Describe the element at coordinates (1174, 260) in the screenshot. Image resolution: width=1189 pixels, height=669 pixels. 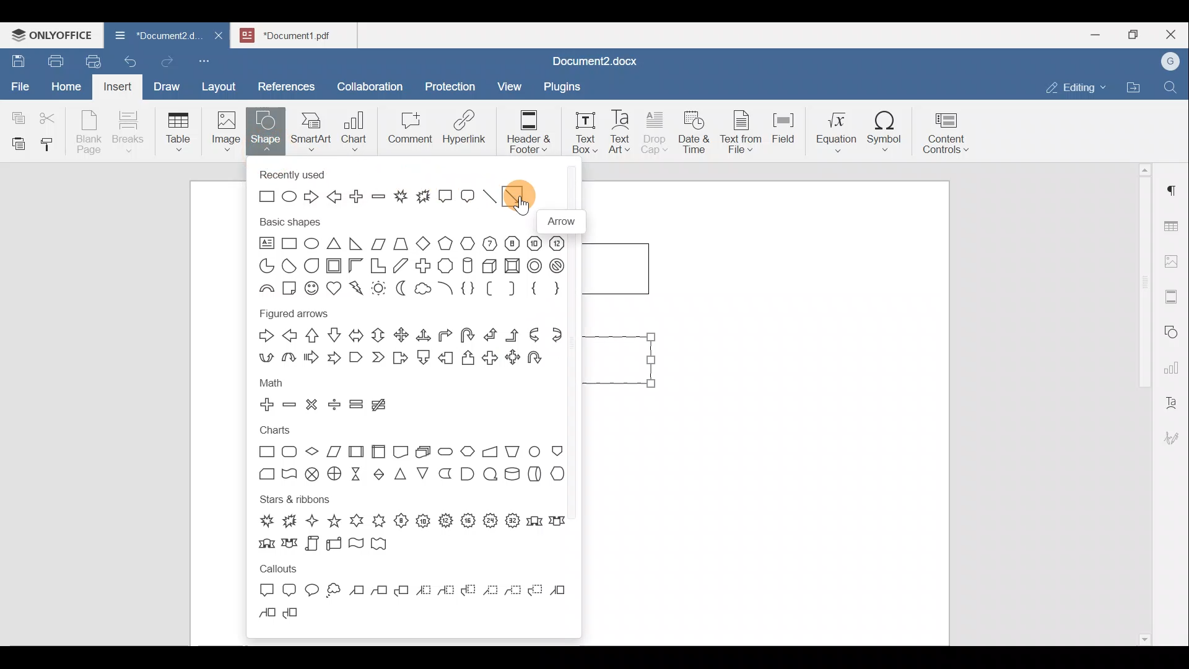
I see `Image settings` at that location.